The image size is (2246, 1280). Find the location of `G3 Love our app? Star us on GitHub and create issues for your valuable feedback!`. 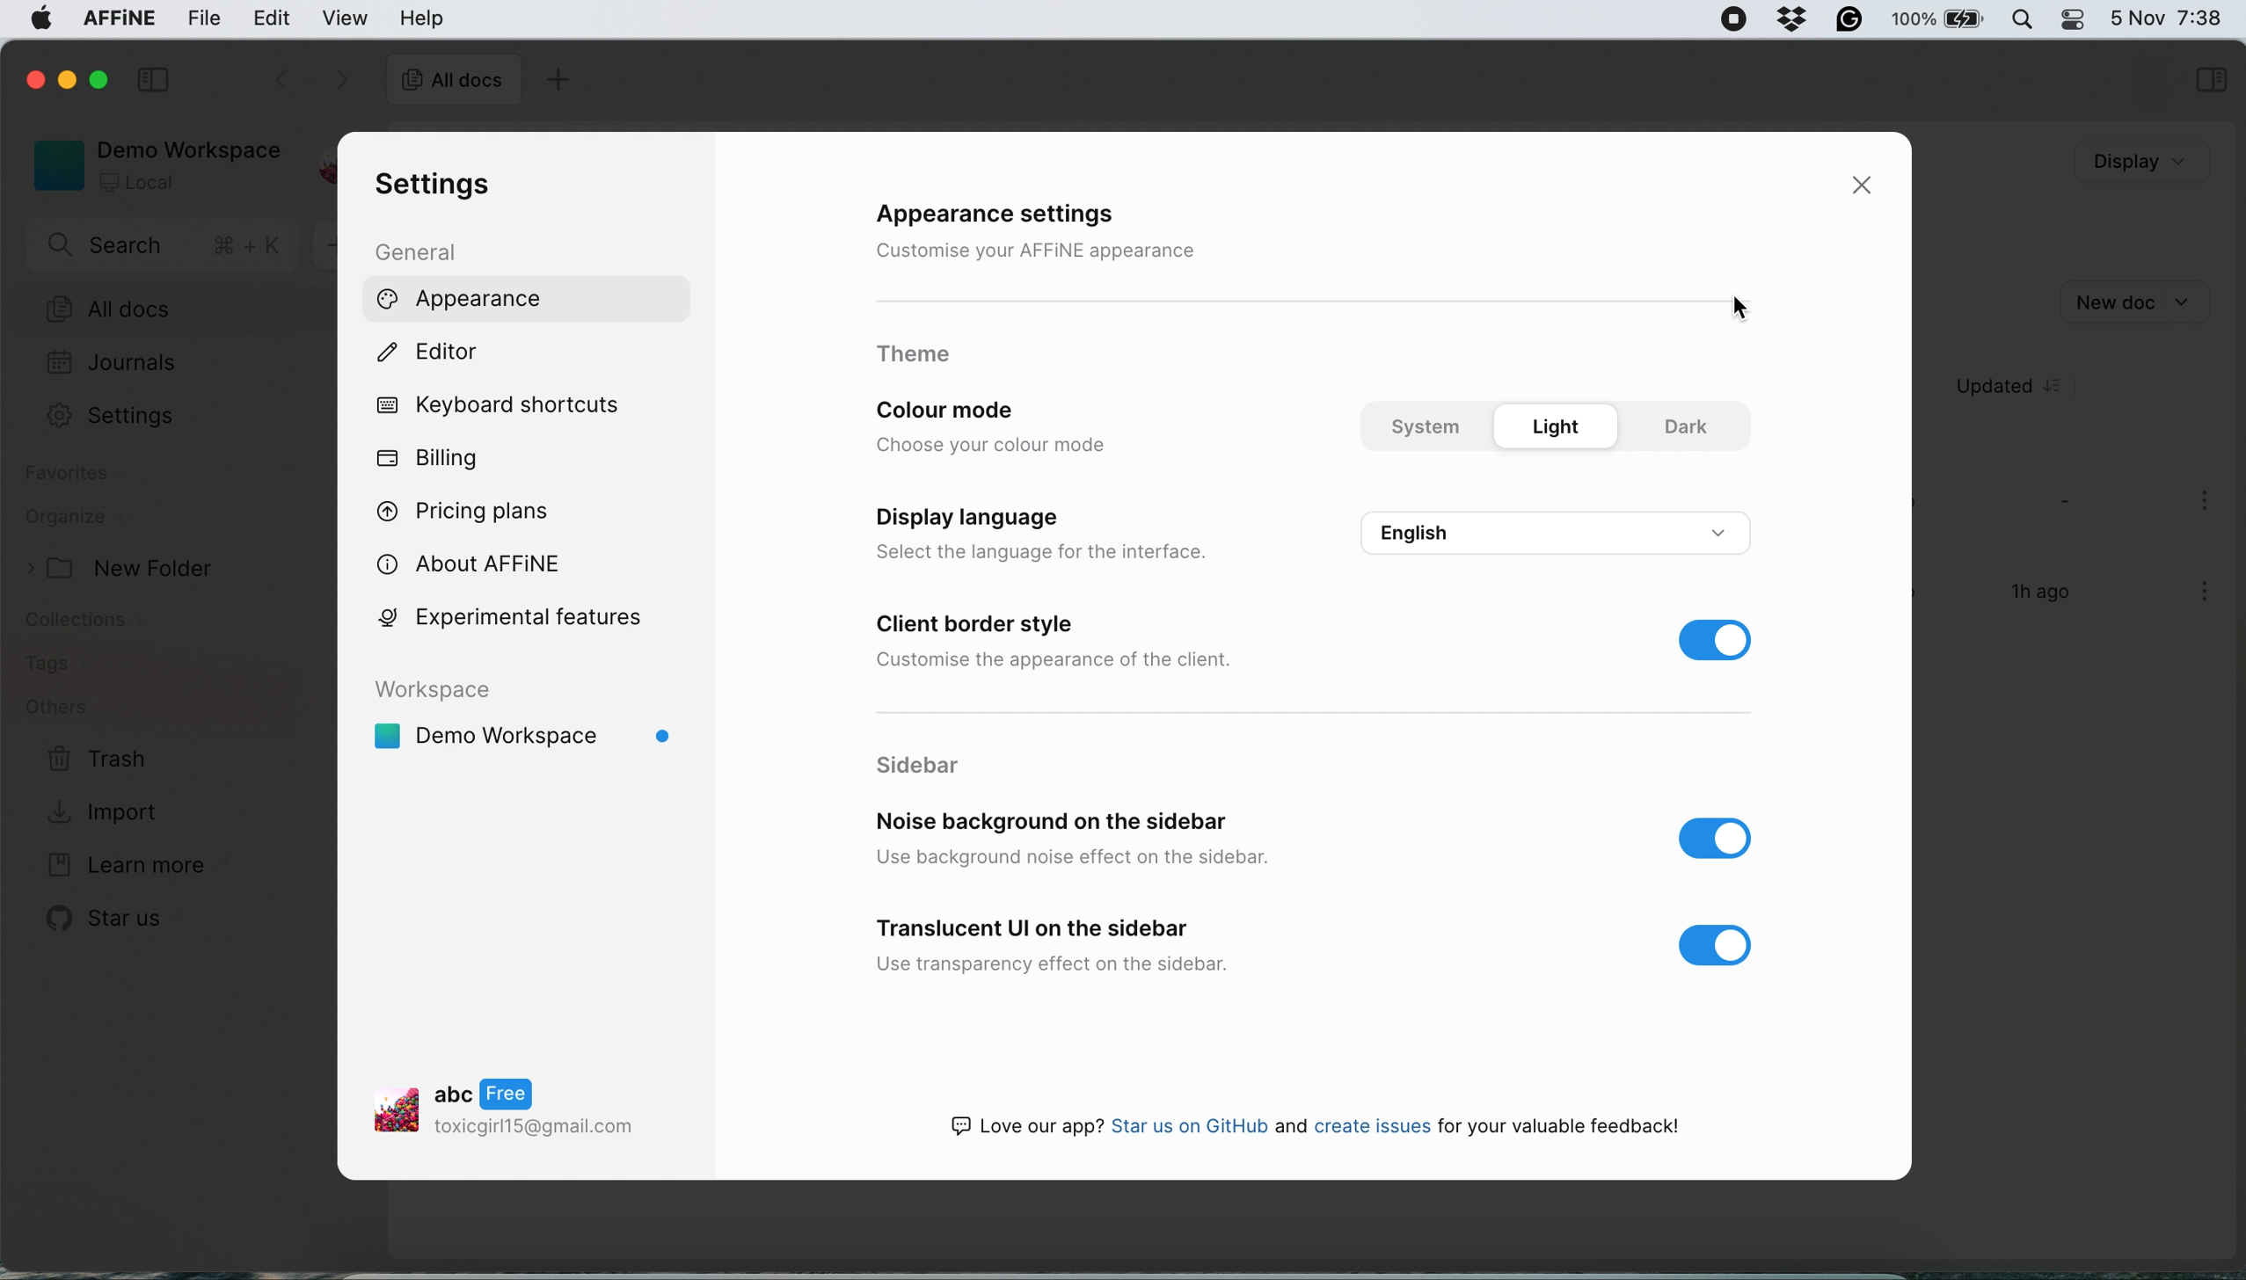

G3 Love our app? Star us on GitHub and create issues for your valuable feedback! is located at coordinates (1309, 1124).